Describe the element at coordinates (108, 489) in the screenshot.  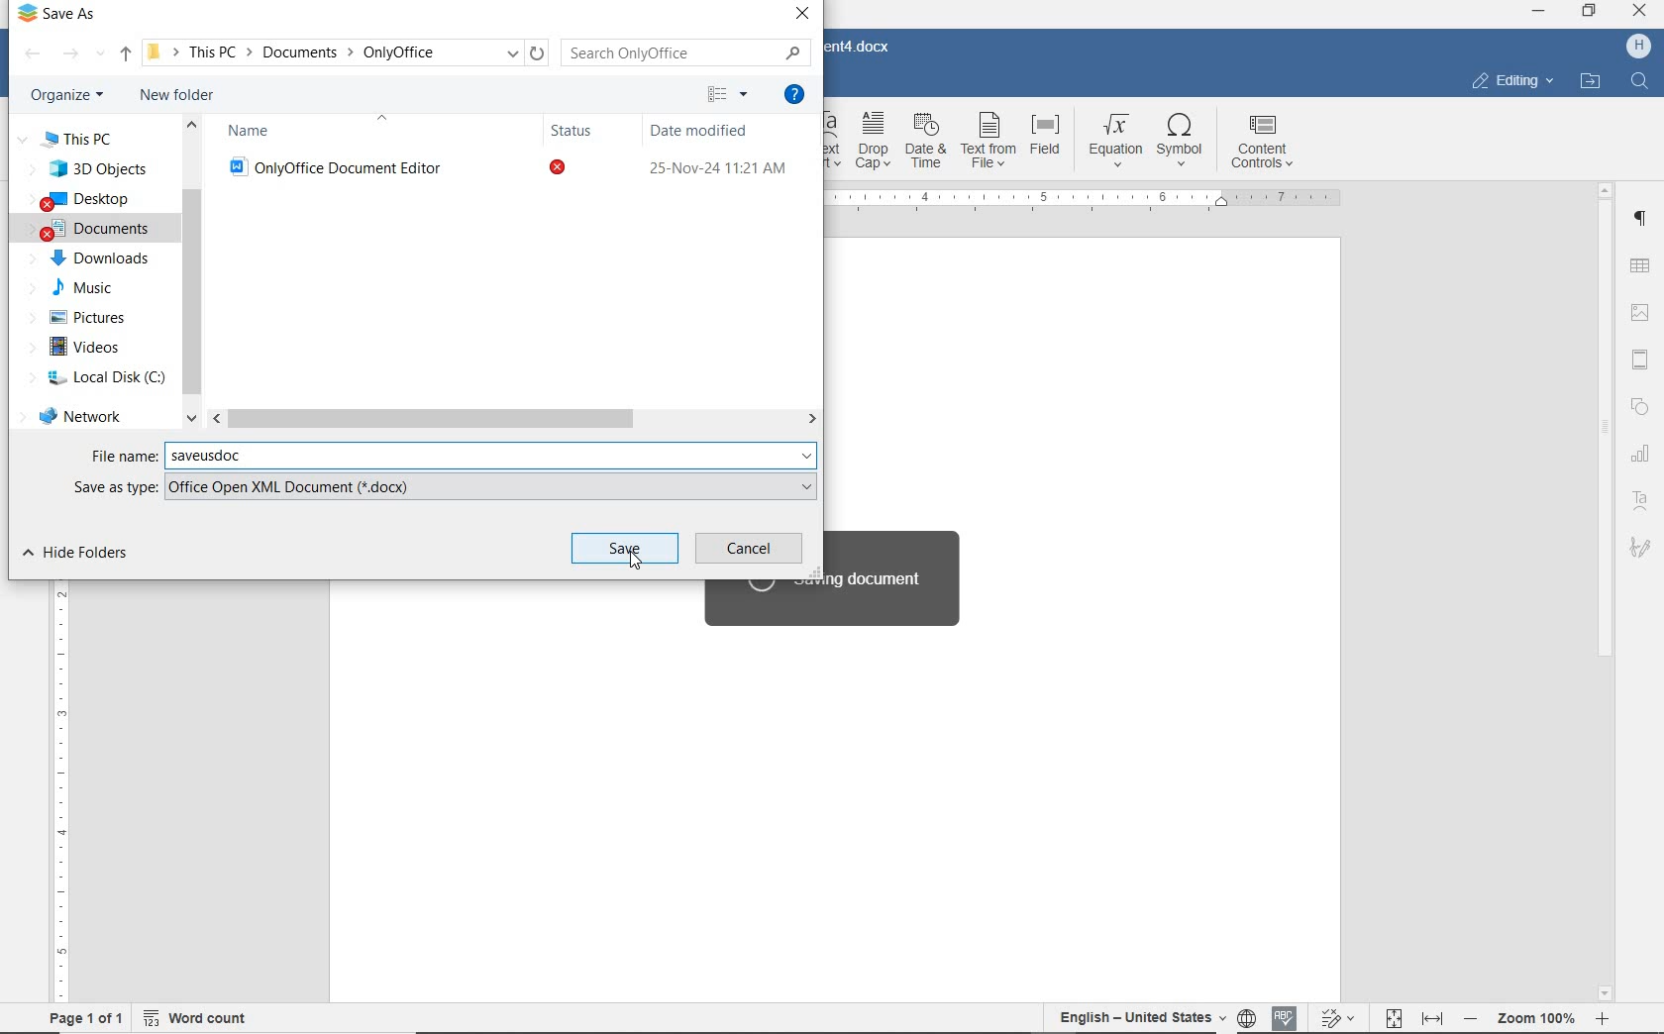
I see `Save as type:` at that location.